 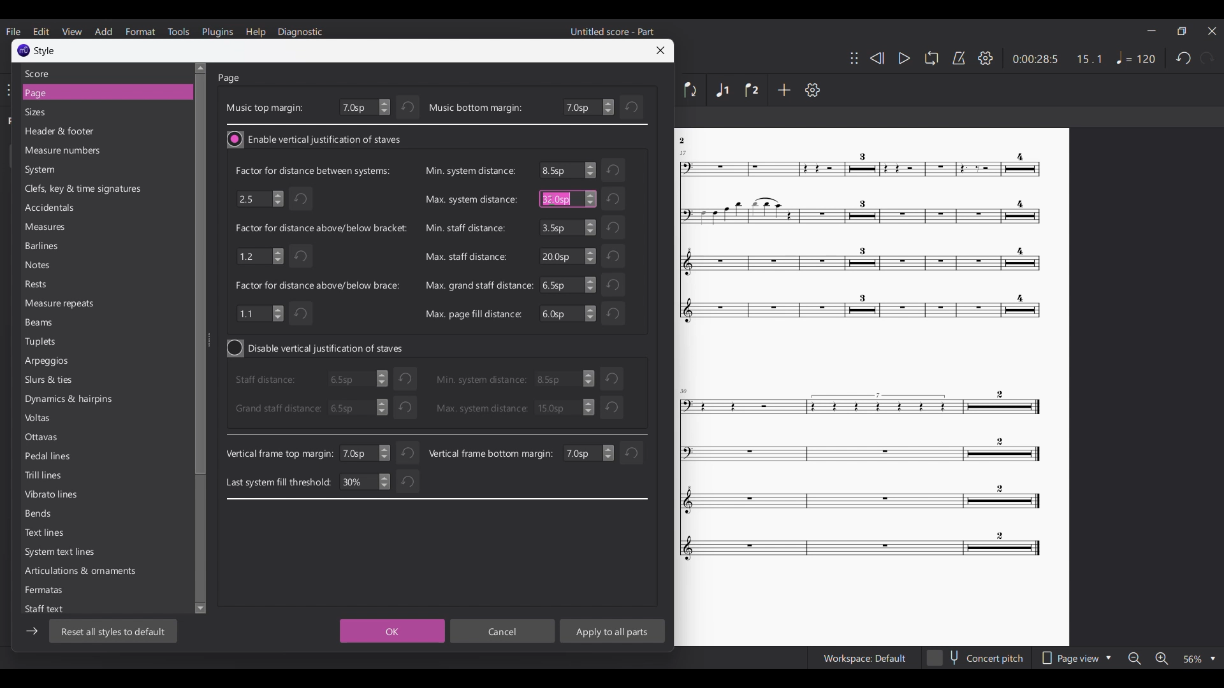 What do you see at coordinates (57, 381) in the screenshot?
I see `Shurs & ties` at bounding box center [57, 381].